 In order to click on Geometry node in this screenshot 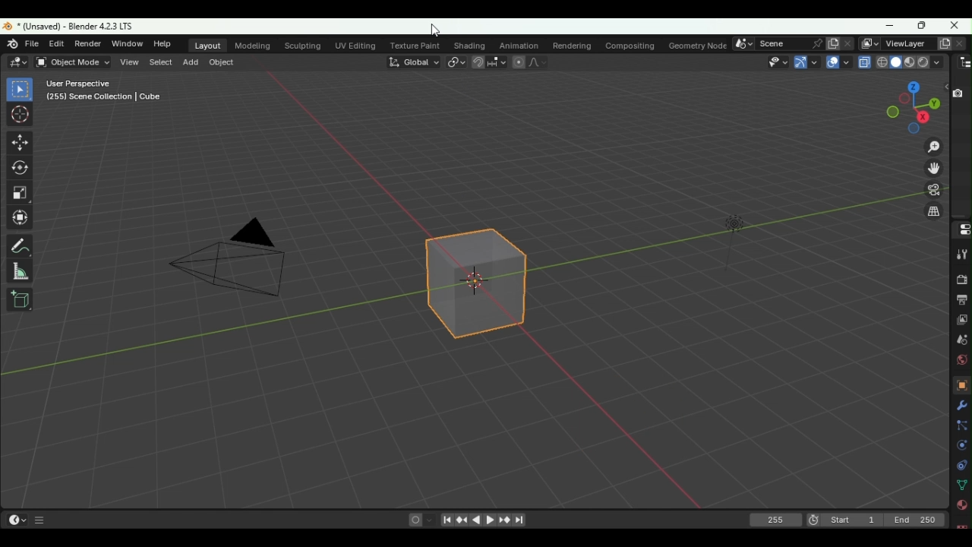, I will do `click(700, 43)`.